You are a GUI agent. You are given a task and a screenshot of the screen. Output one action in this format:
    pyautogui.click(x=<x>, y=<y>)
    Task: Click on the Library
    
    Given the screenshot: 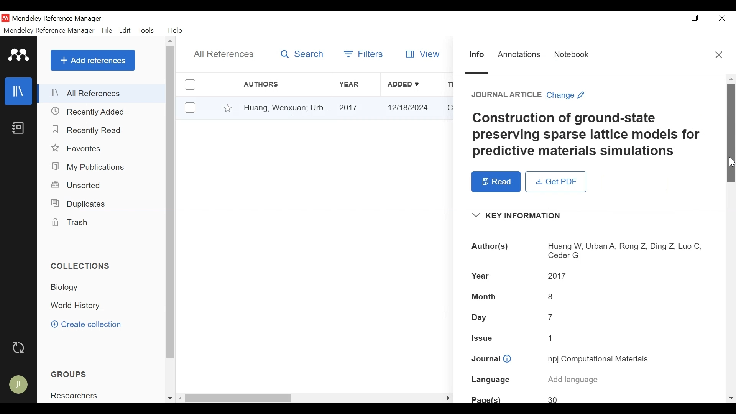 What is the action you would take?
    pyautogui.click(x=20, y=91)
    